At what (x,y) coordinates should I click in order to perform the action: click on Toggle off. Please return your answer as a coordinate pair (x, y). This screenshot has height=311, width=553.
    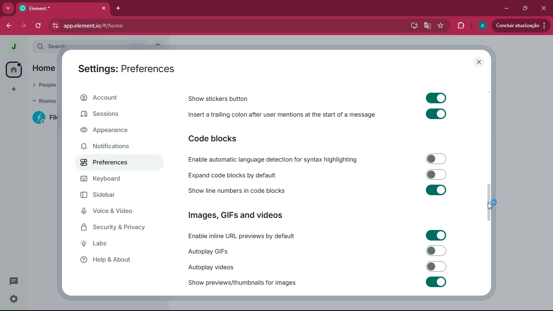
    Looking at the image, I should click on (438, 251).